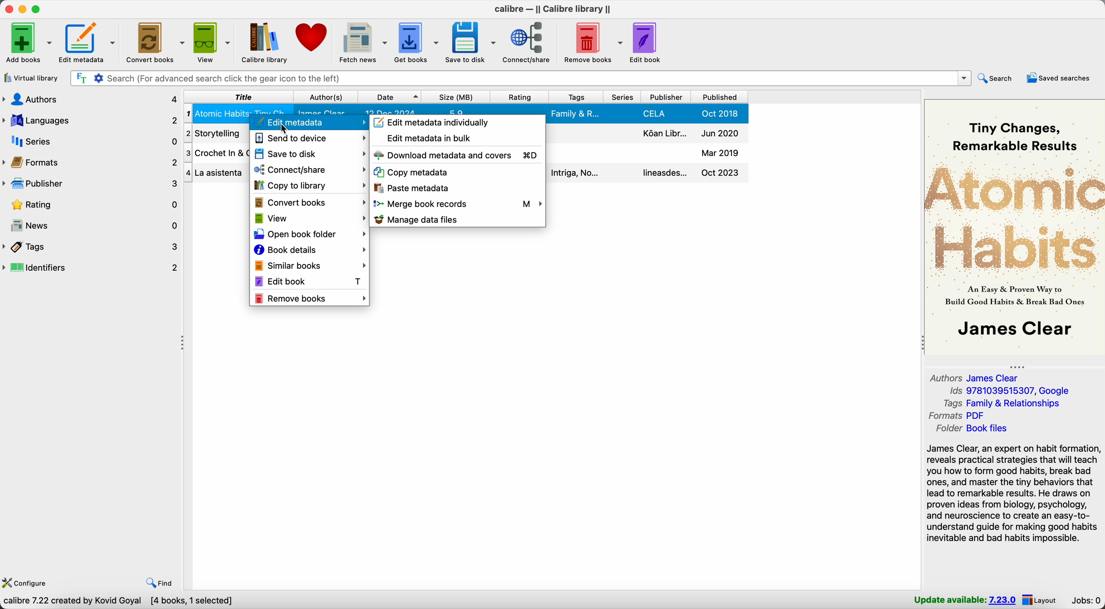 The image size is (1105, 609). What do you see at coordinates (648, 153) in the screenshot?
I see `crochet in & out book details` at bounding box center [648, 153].